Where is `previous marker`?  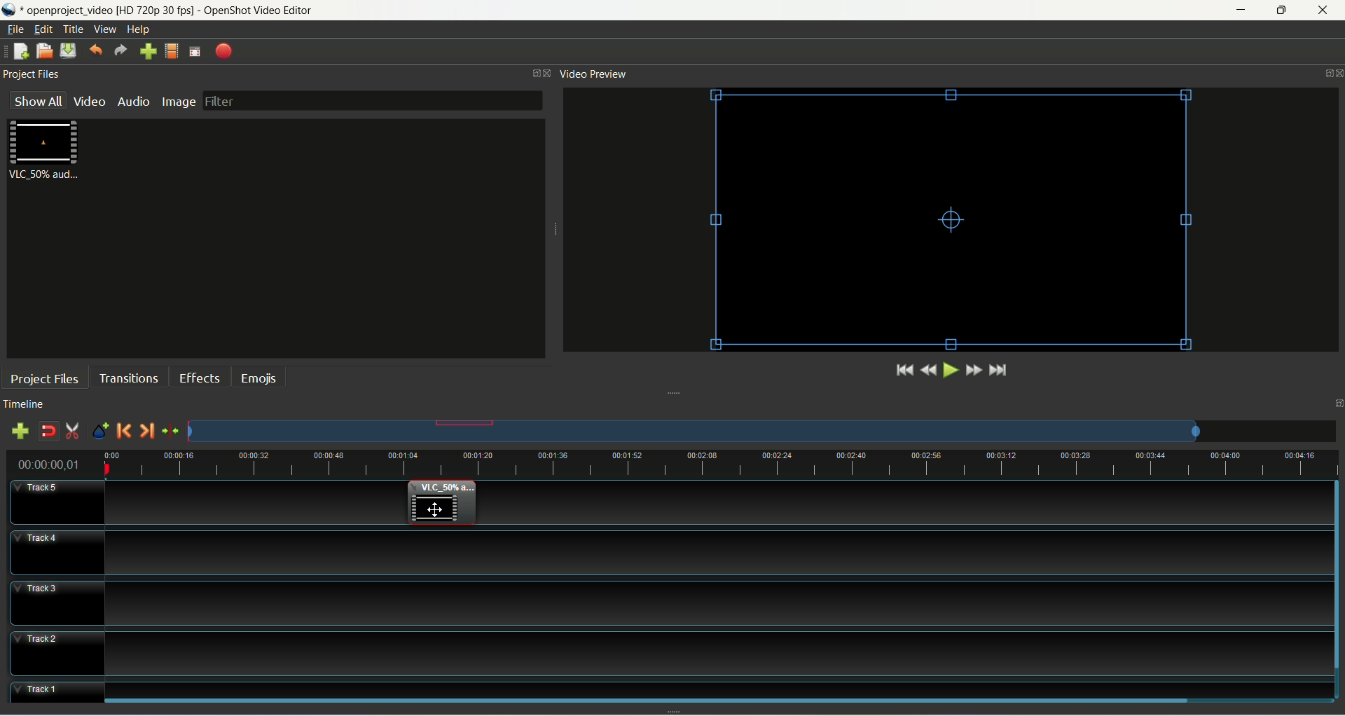
previous marker is located at coordinates (125, 432).